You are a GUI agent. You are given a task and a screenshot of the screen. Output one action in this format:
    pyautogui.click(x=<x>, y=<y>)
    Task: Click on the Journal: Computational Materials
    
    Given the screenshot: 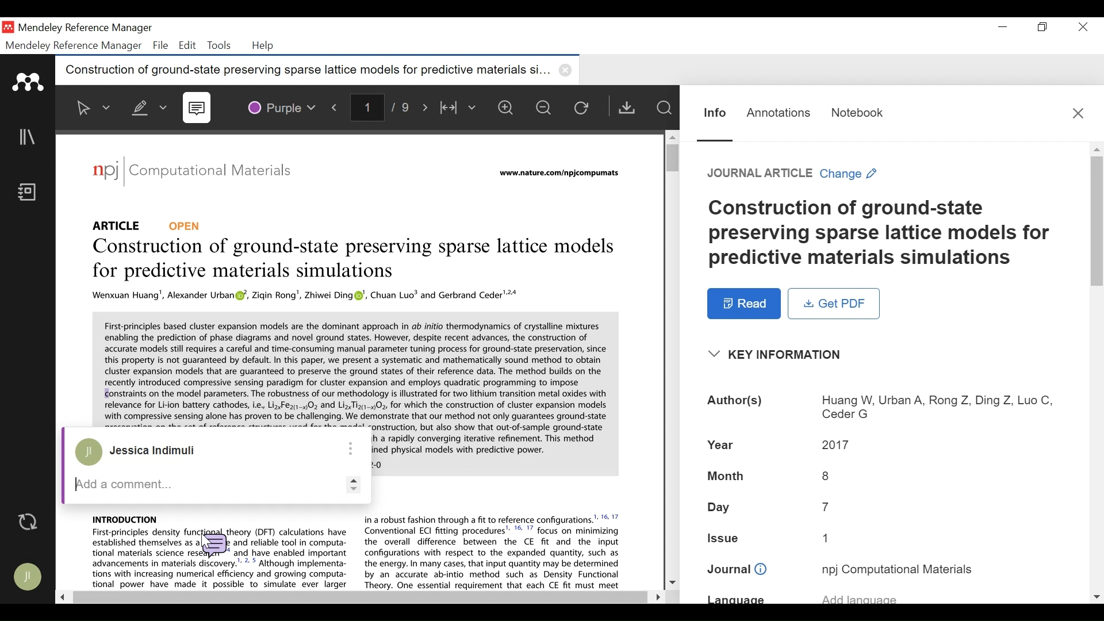 What is the action you would take?
    pyautogui.click(x=193, y=172)
    